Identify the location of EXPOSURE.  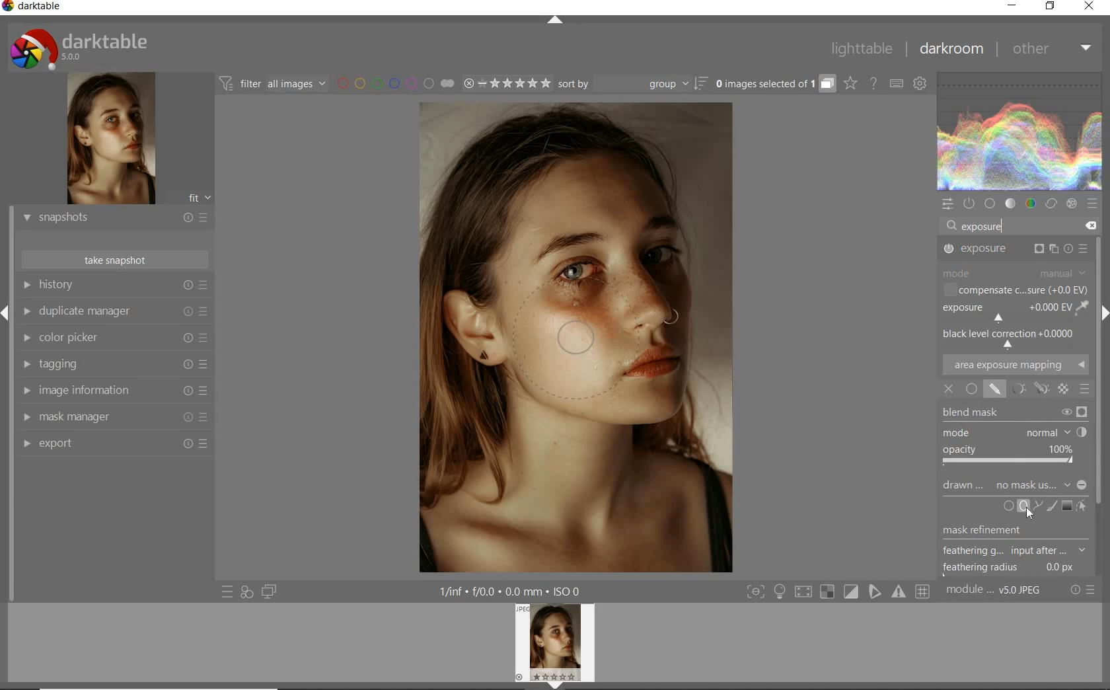
(1002, 313).